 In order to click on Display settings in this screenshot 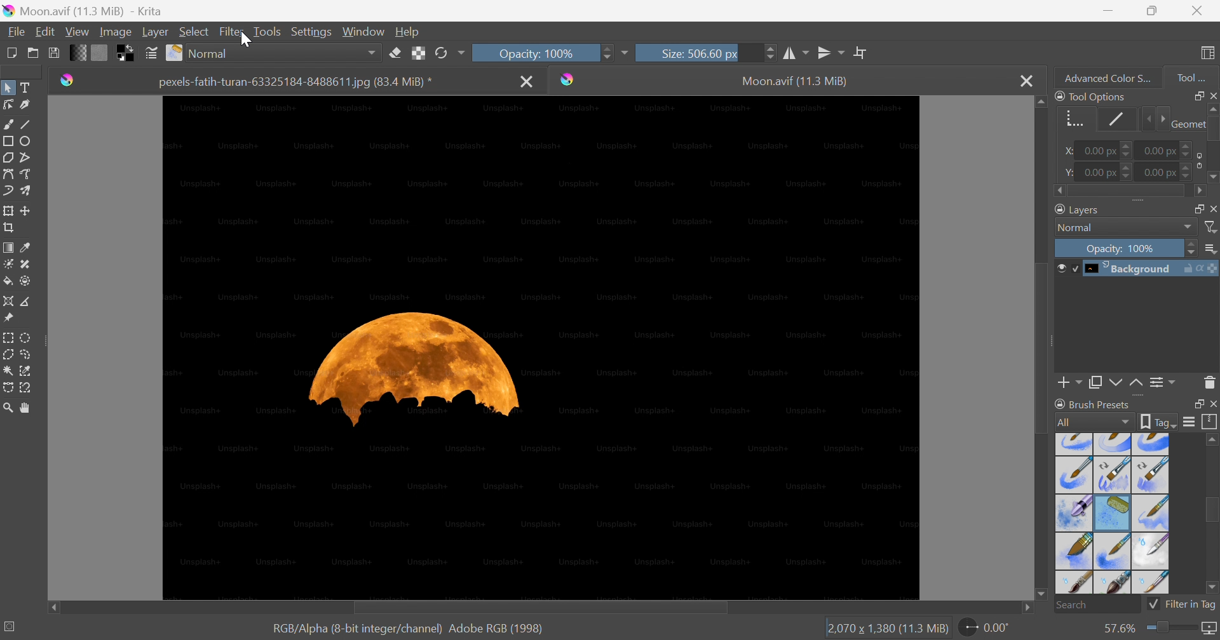, I will do `click(1191, 421)`.